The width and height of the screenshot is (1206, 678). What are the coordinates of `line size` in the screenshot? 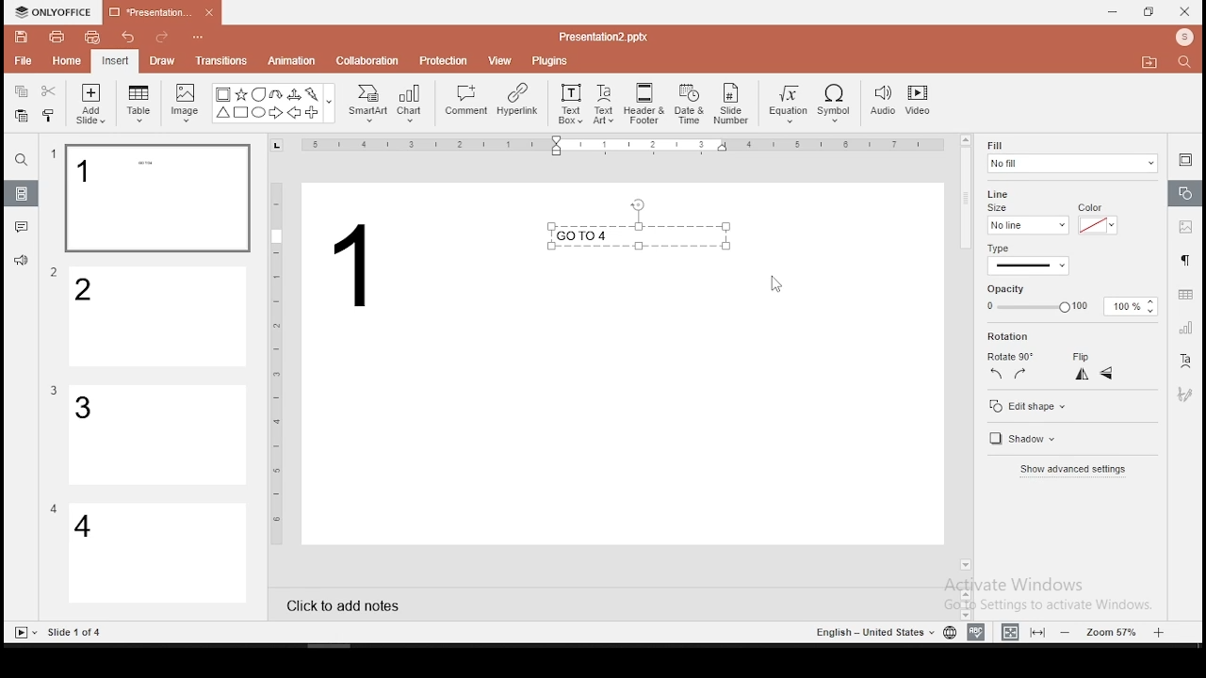 It's located at (1027, 224).